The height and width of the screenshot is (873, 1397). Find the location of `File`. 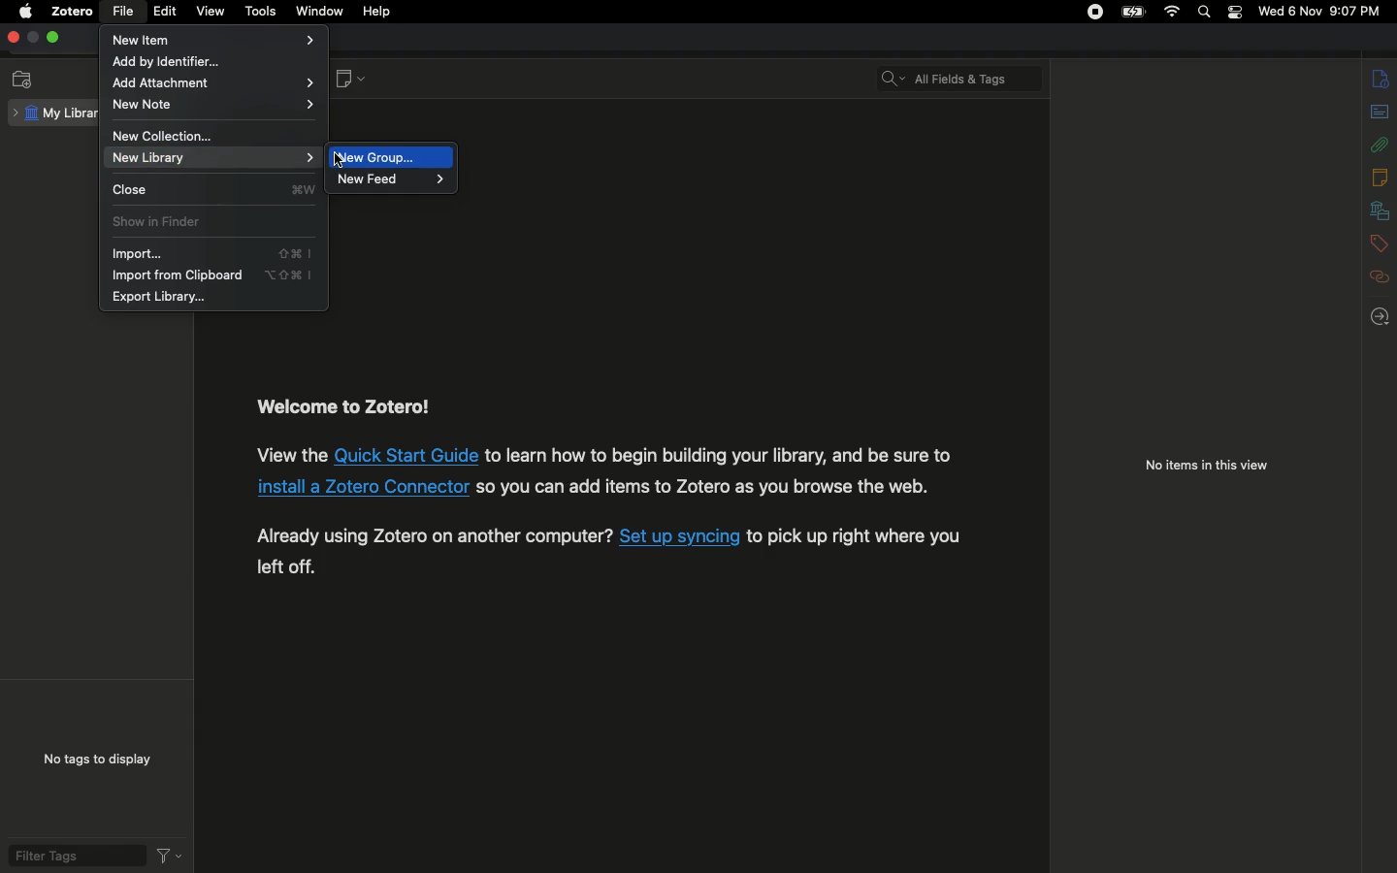

File is located at coordinates (126, 12).